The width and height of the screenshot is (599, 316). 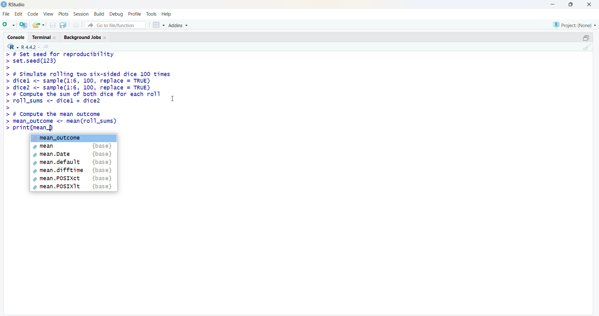 I want to click on mean {base}, so click(x=73, y=146).